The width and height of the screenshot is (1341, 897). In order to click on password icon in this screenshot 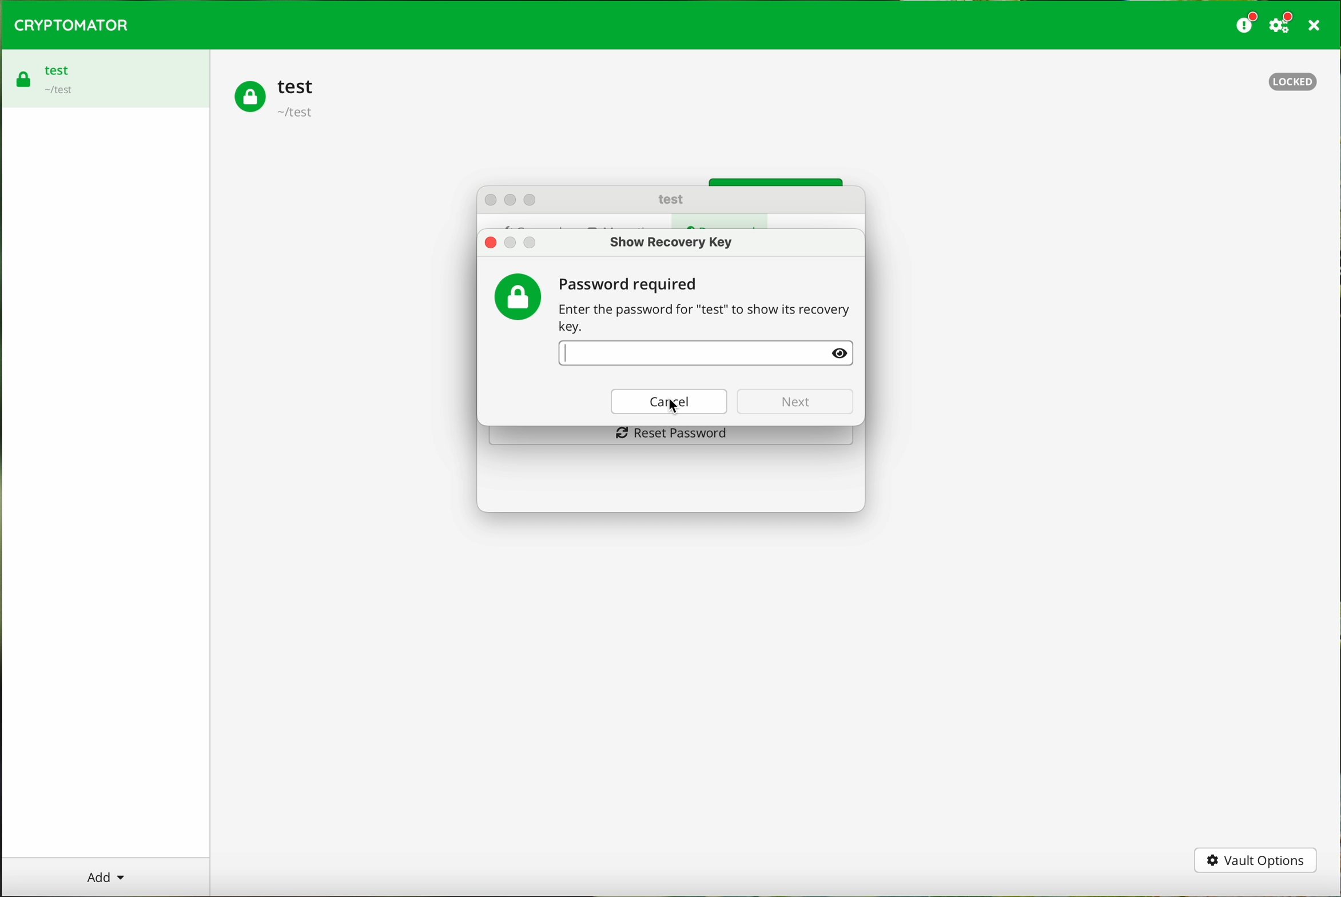, I will do `click(519, 293)`.